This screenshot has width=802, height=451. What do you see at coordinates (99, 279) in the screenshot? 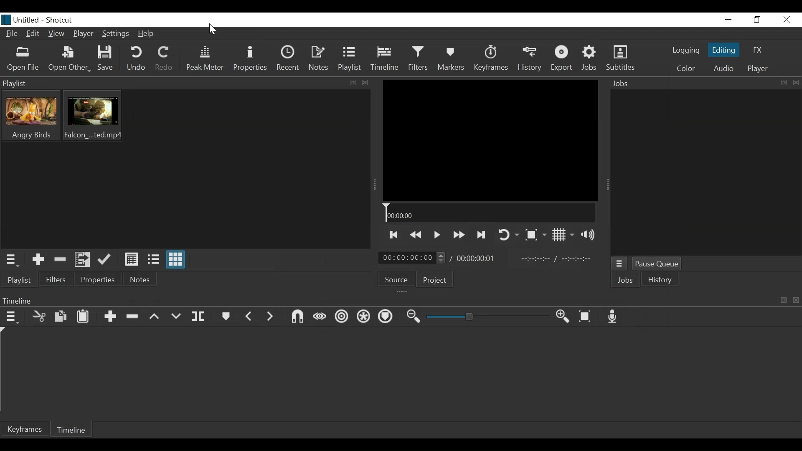
I see `Properties` at bounding box center [99, 279].